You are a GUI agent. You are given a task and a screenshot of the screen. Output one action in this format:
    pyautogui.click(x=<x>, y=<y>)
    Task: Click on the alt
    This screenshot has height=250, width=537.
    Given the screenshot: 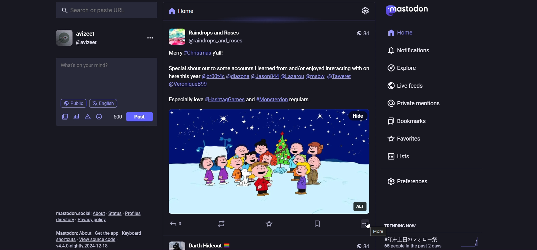 What is the action you would take?
    pyautogui.click(x=360, y=206)
    